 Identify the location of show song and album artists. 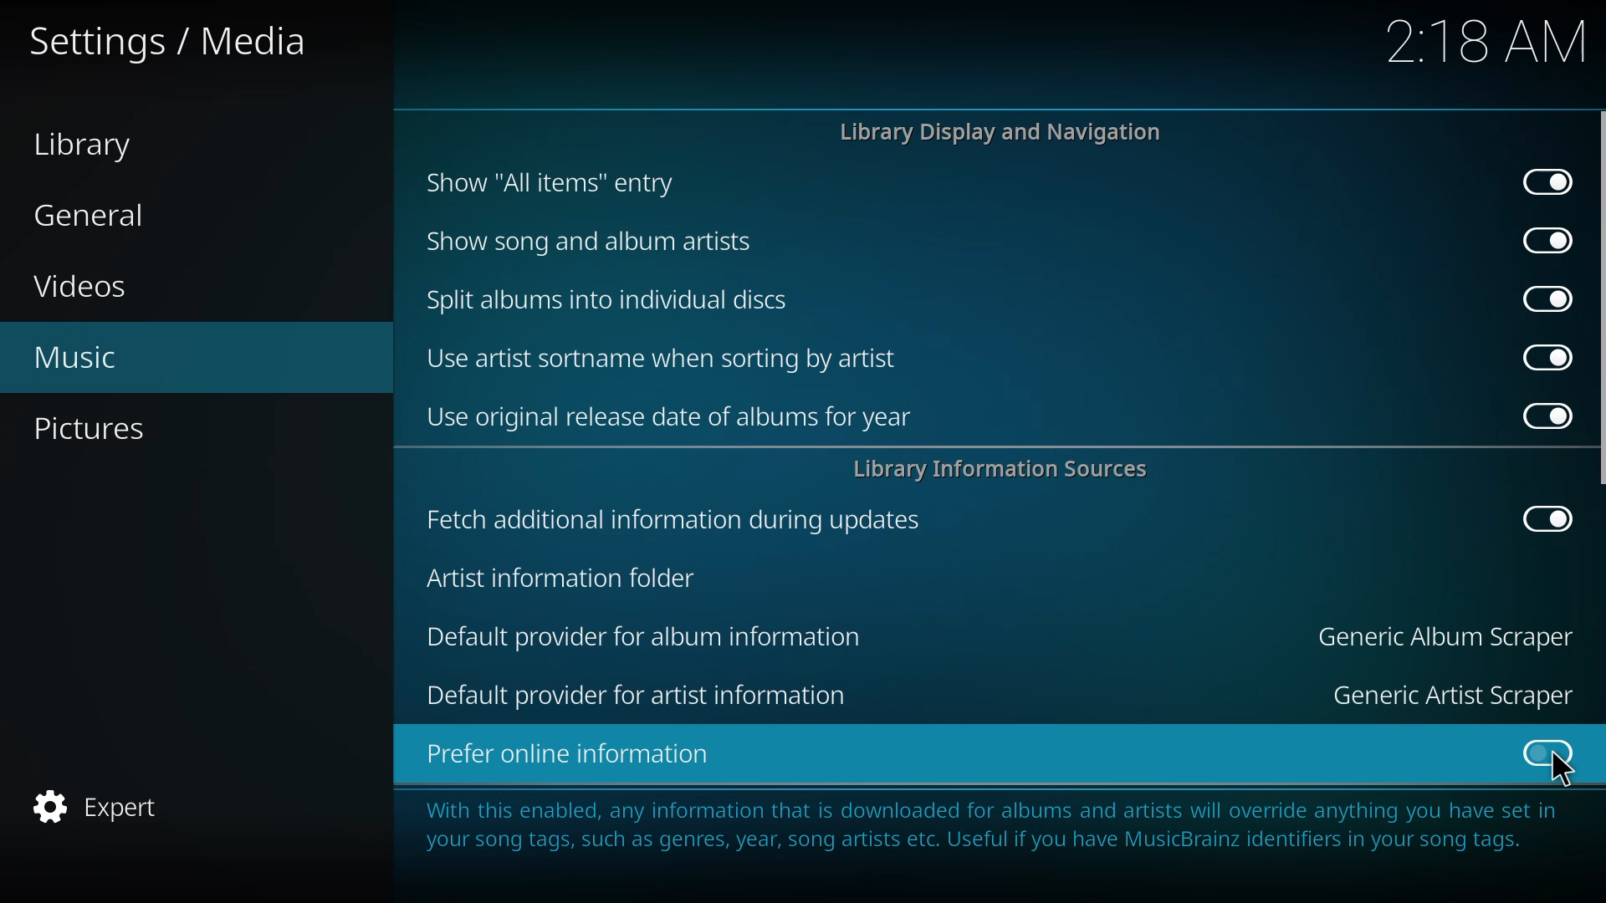
(599, 241).